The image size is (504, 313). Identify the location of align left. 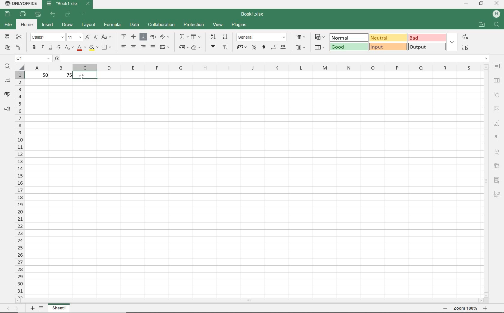
(123, 47).